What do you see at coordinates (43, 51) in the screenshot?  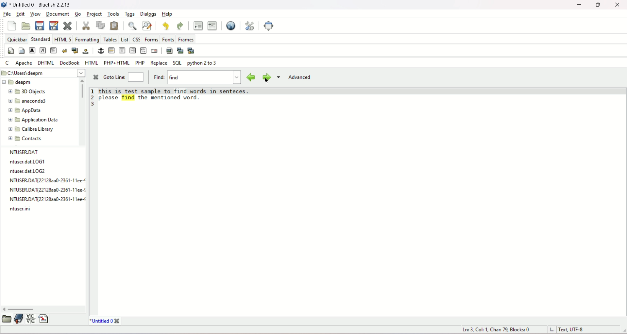 I see `emphasis` at bounding box center [43, 51].